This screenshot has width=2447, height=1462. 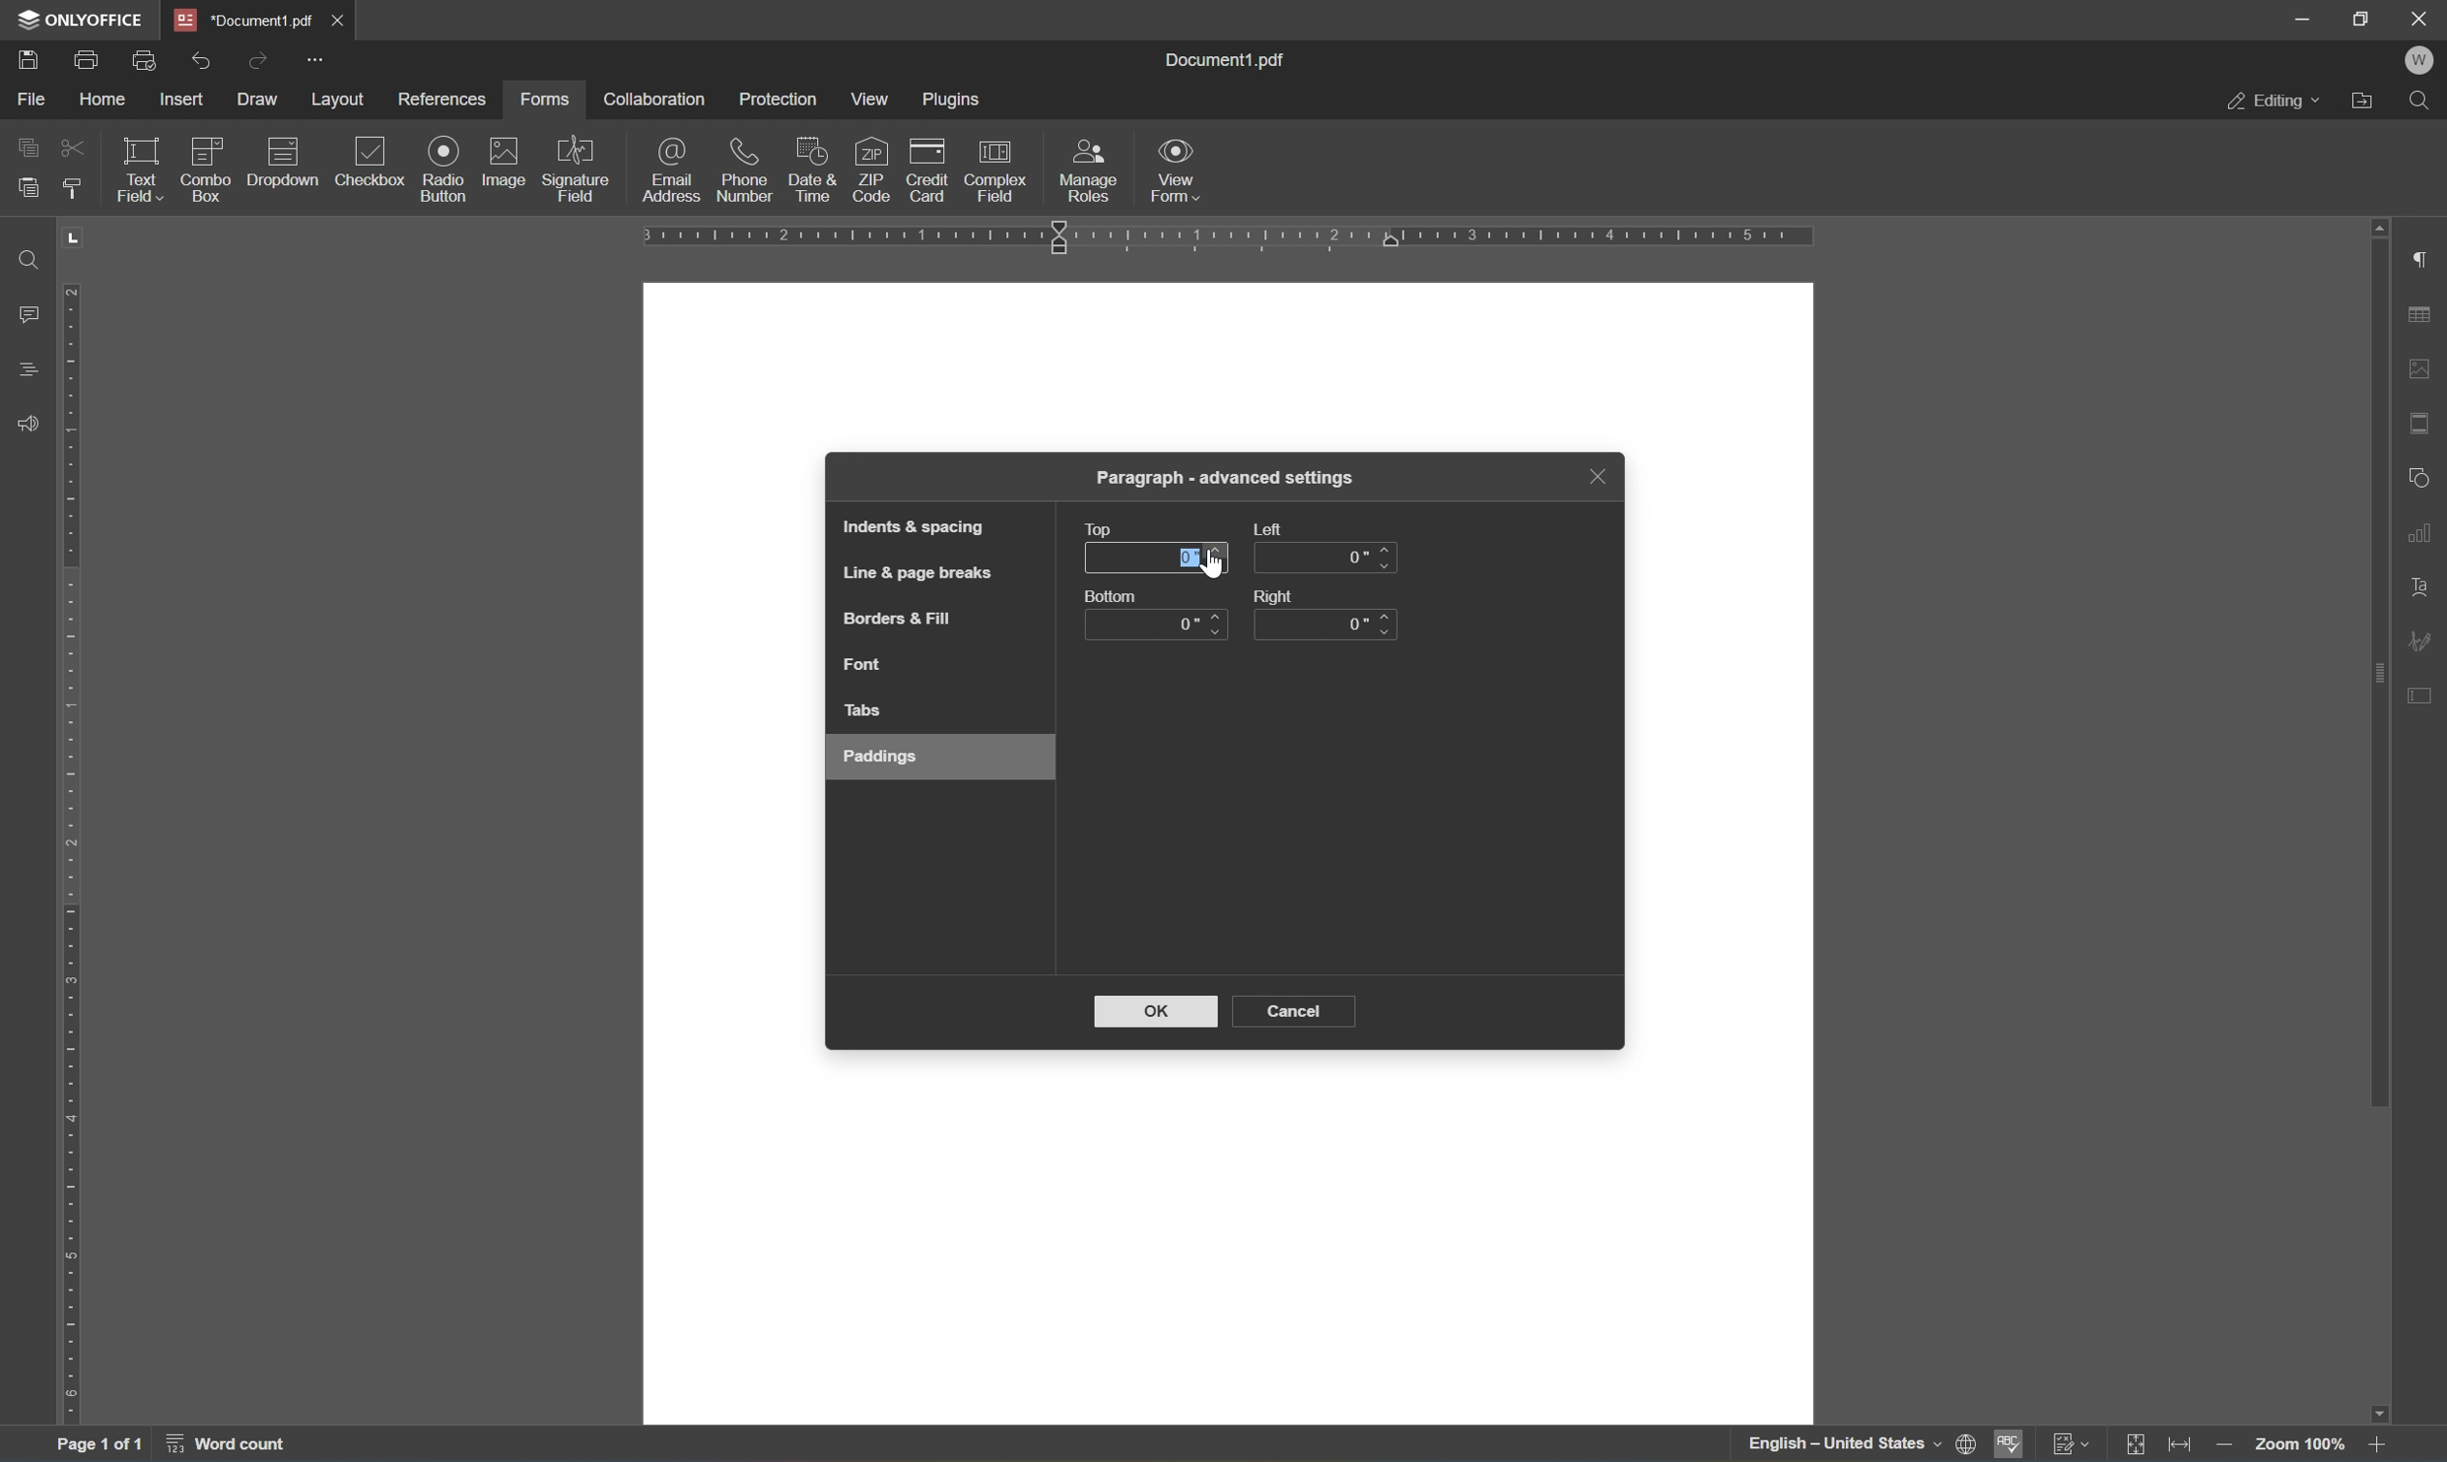 I want to click on ruler, so click(x=75, y=855).